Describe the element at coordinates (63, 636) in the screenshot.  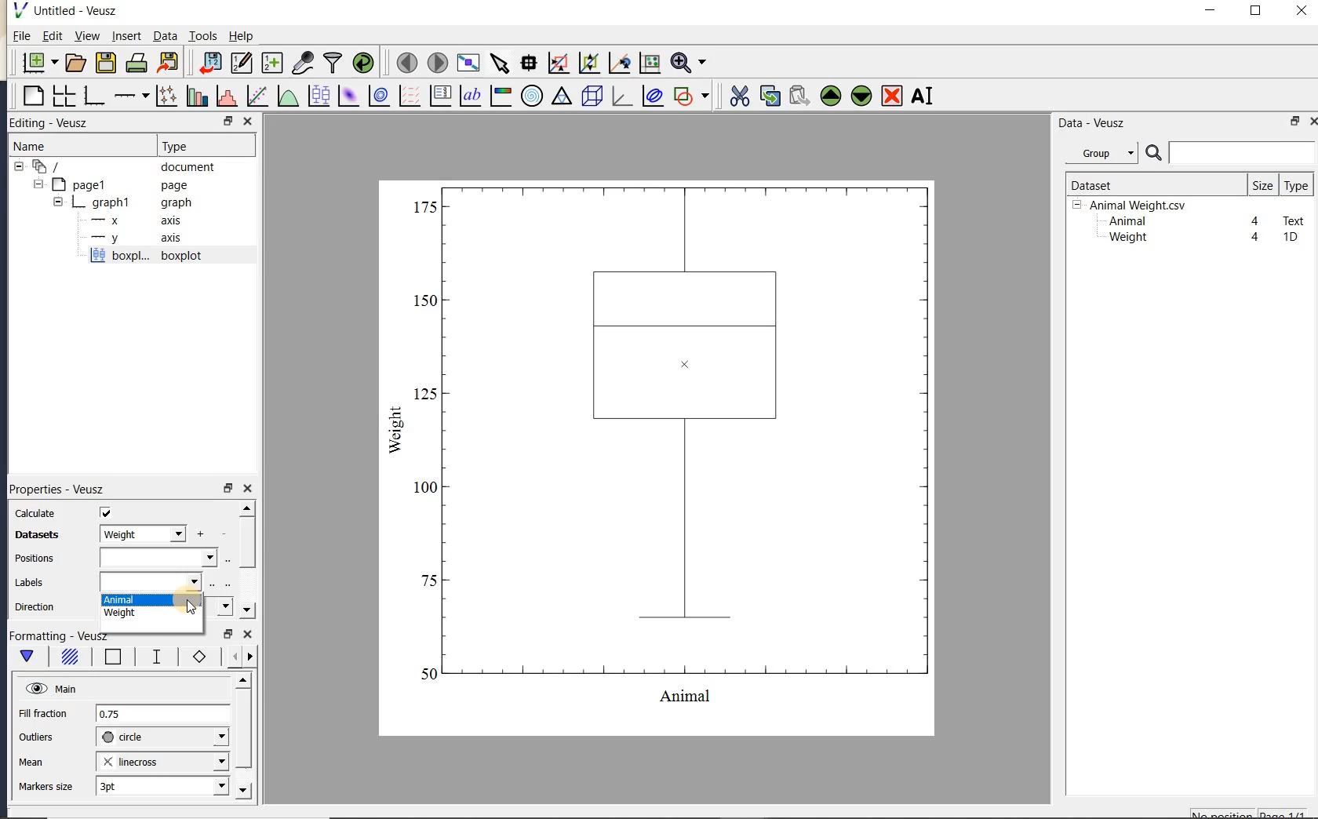
I see `Formatting - Veusz` at that location.